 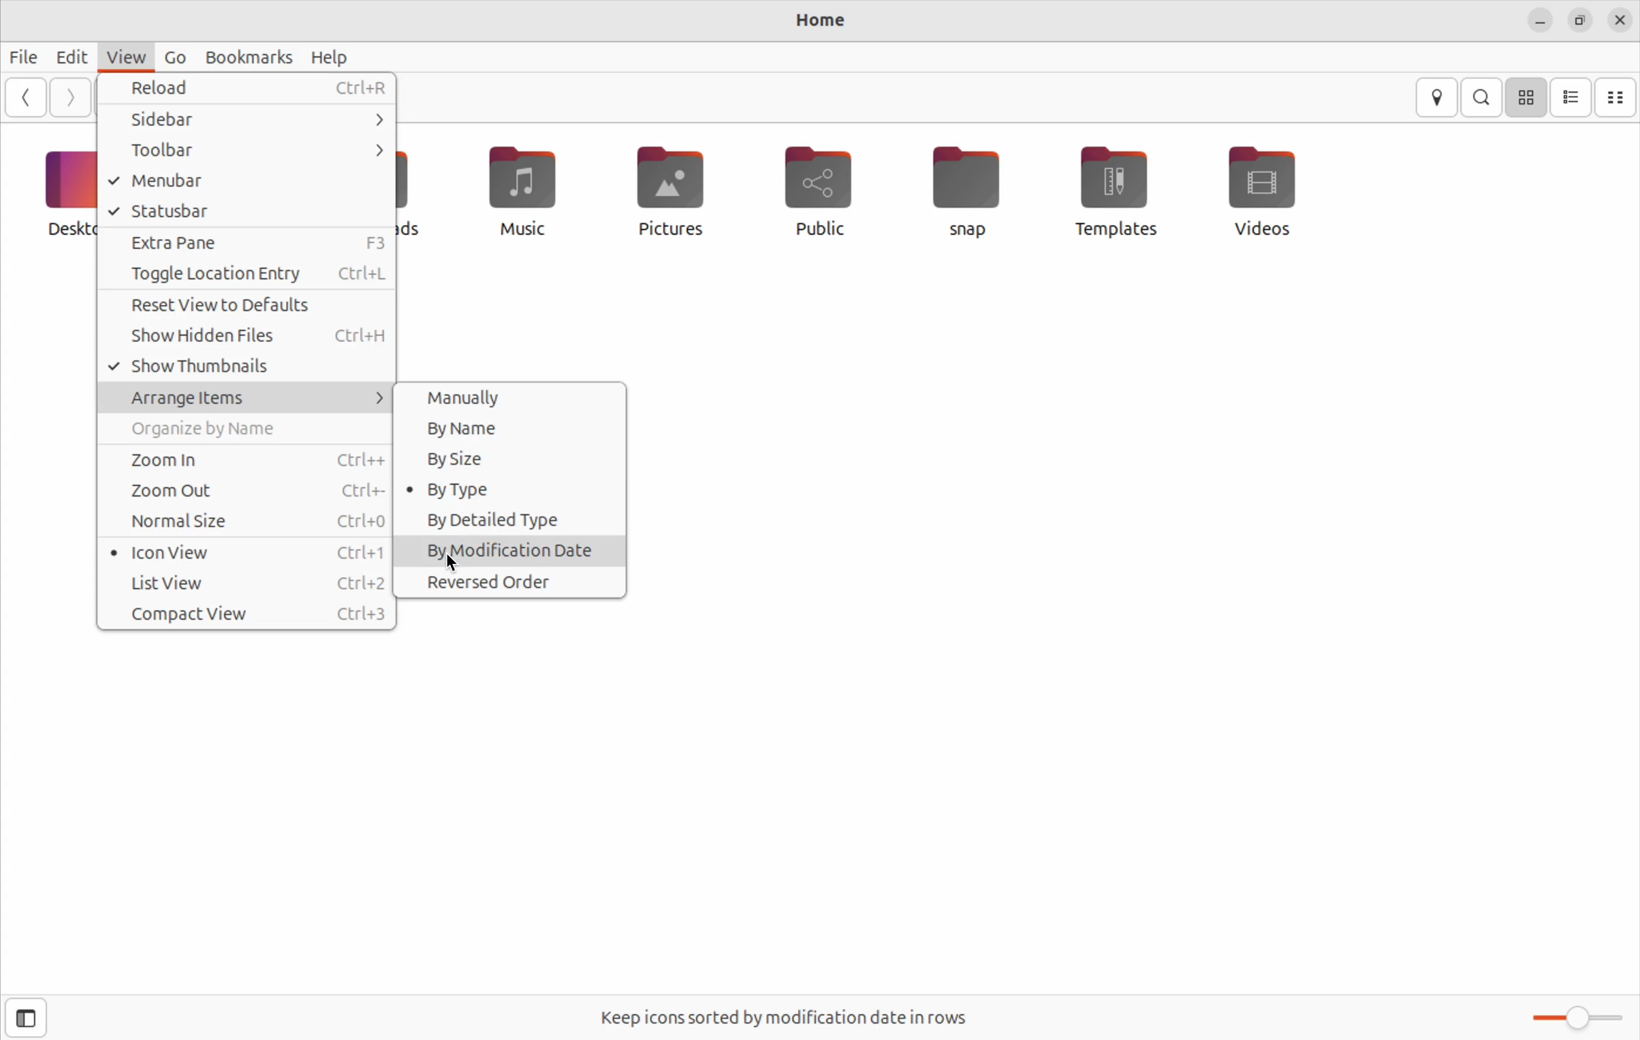 What do you see at coordinates (1528, 96) in the screenshot?
I see `icon view` at bounding box center [1528, 96].